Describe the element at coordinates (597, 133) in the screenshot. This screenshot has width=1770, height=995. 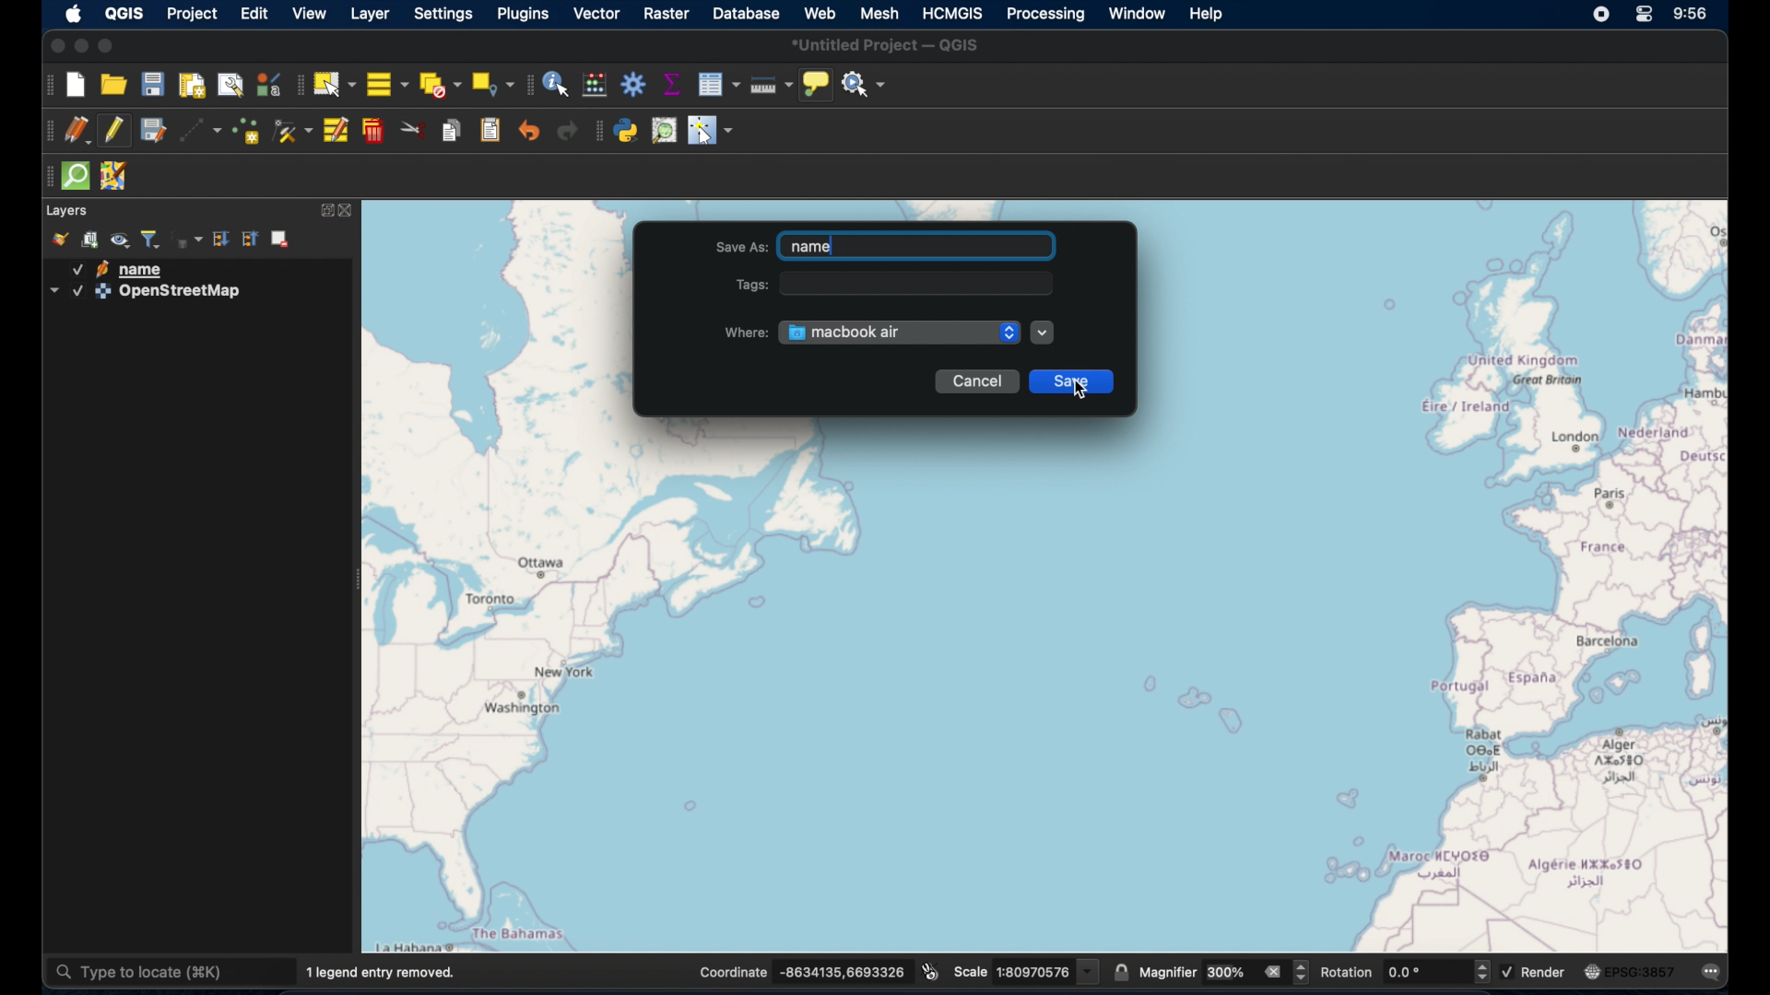
I see `plugin toolbar` at that location.